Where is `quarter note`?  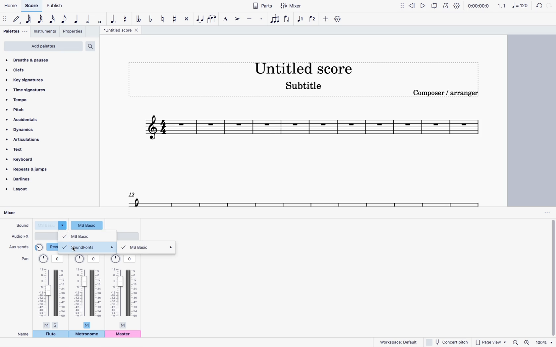 quarter note is located at coordinates (77, 19).